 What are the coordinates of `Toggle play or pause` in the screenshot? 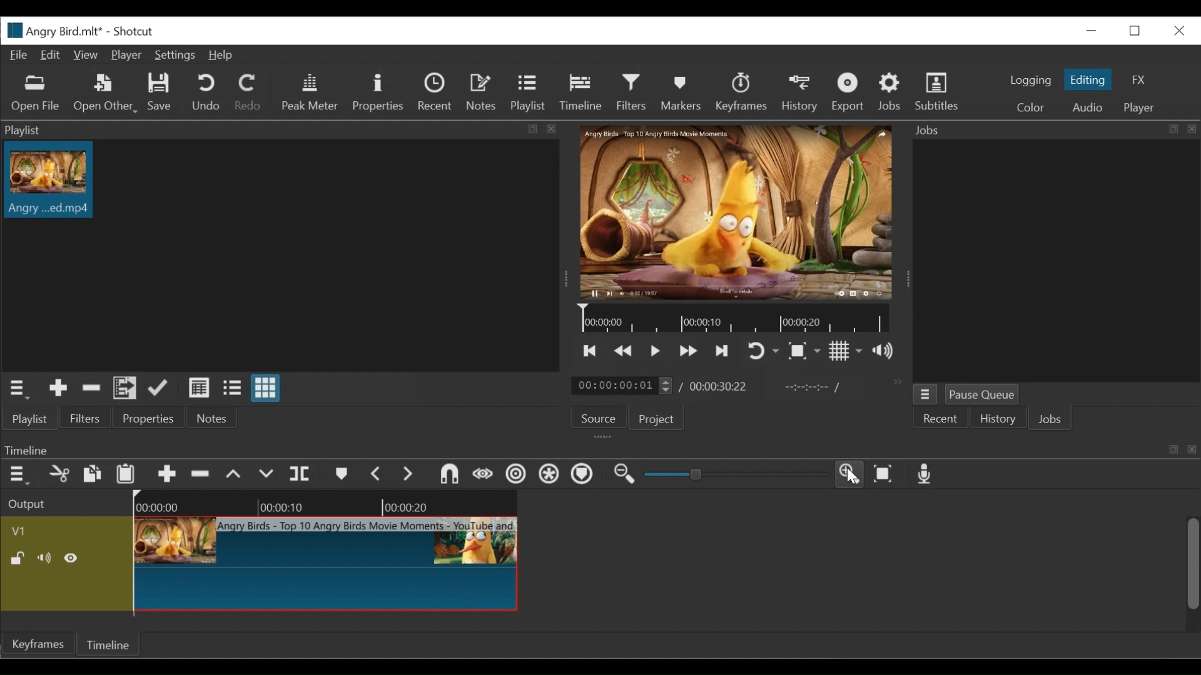 It's located at (654, 350).